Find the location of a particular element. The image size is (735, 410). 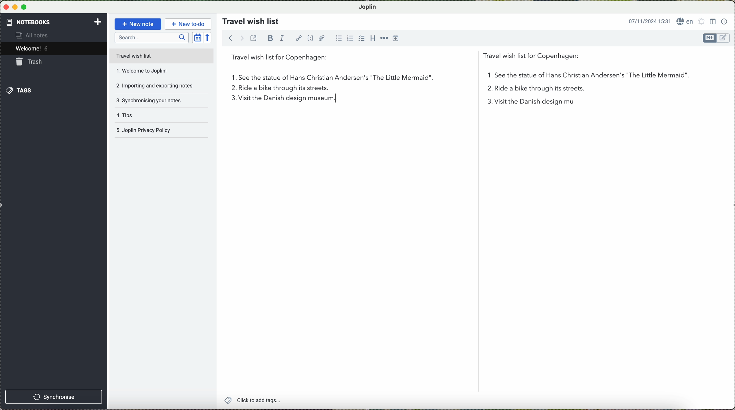

numbered list is located at coordinates (350, 36).